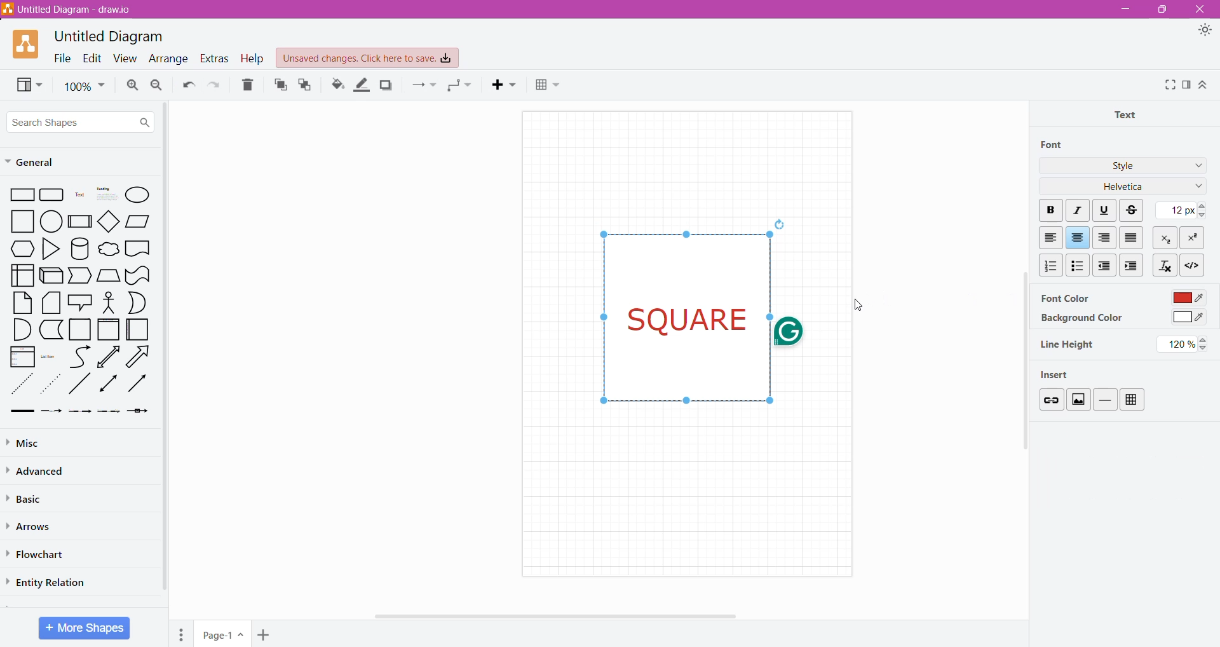  I want to click on Expand/Collapse, so click(1203, 85).